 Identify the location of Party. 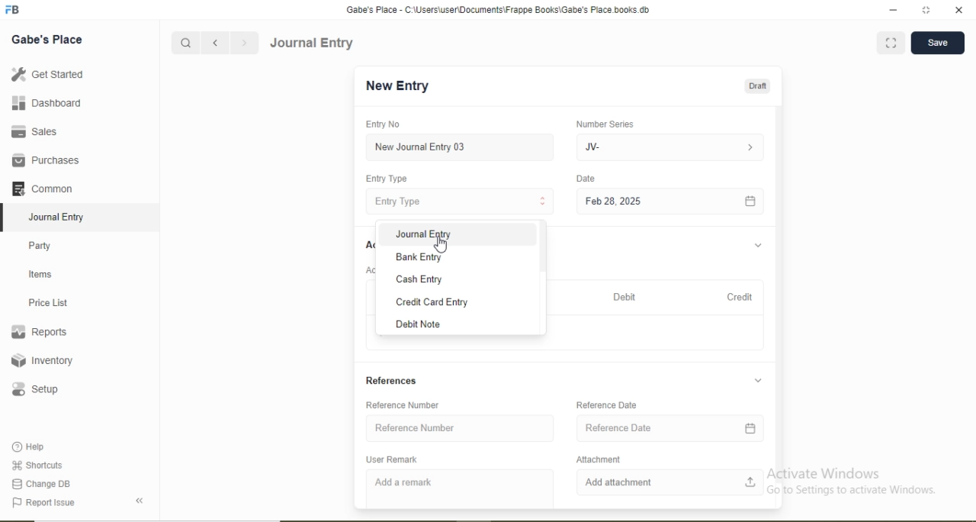
(40, 247).